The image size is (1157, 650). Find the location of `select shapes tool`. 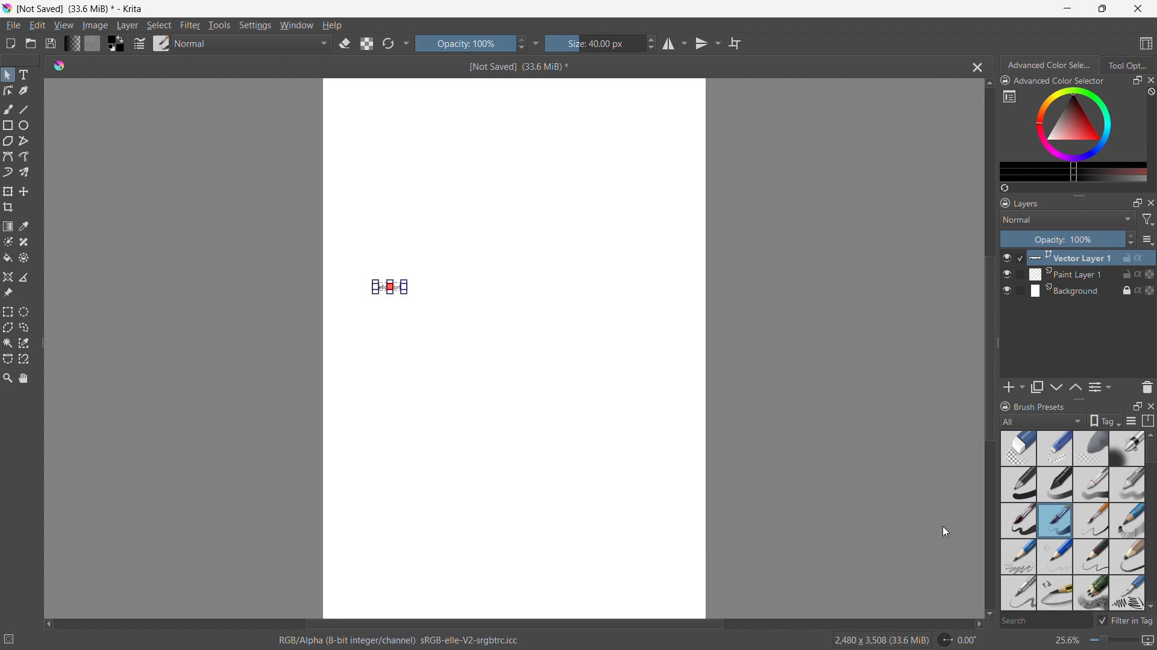

select shapes tool is located at coordinates (7, 75).